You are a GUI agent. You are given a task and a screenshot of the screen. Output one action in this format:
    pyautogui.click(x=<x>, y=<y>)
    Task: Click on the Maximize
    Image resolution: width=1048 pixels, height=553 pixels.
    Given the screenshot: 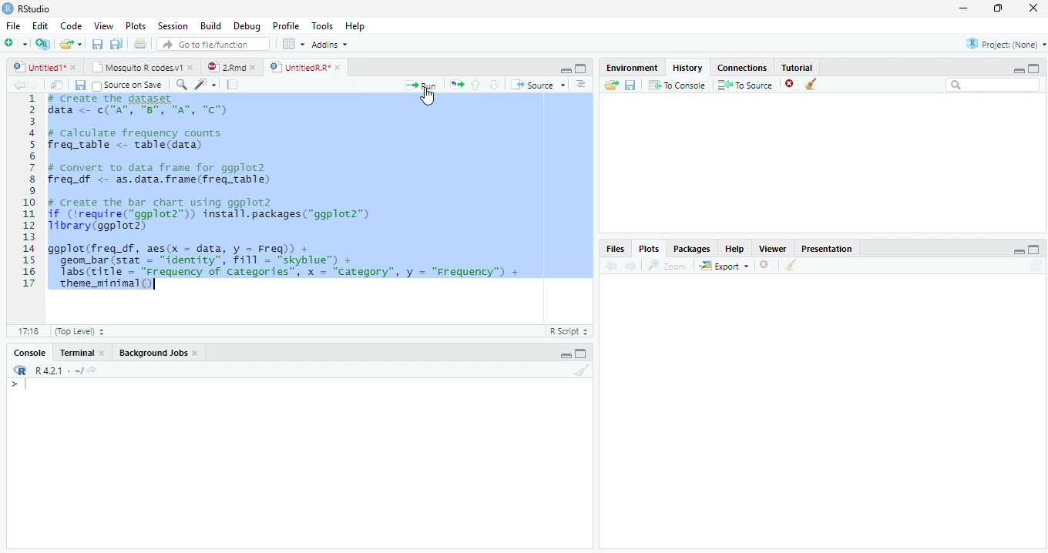 What is the action you would take?
    pyautogui.click(x=999, y=10)
    